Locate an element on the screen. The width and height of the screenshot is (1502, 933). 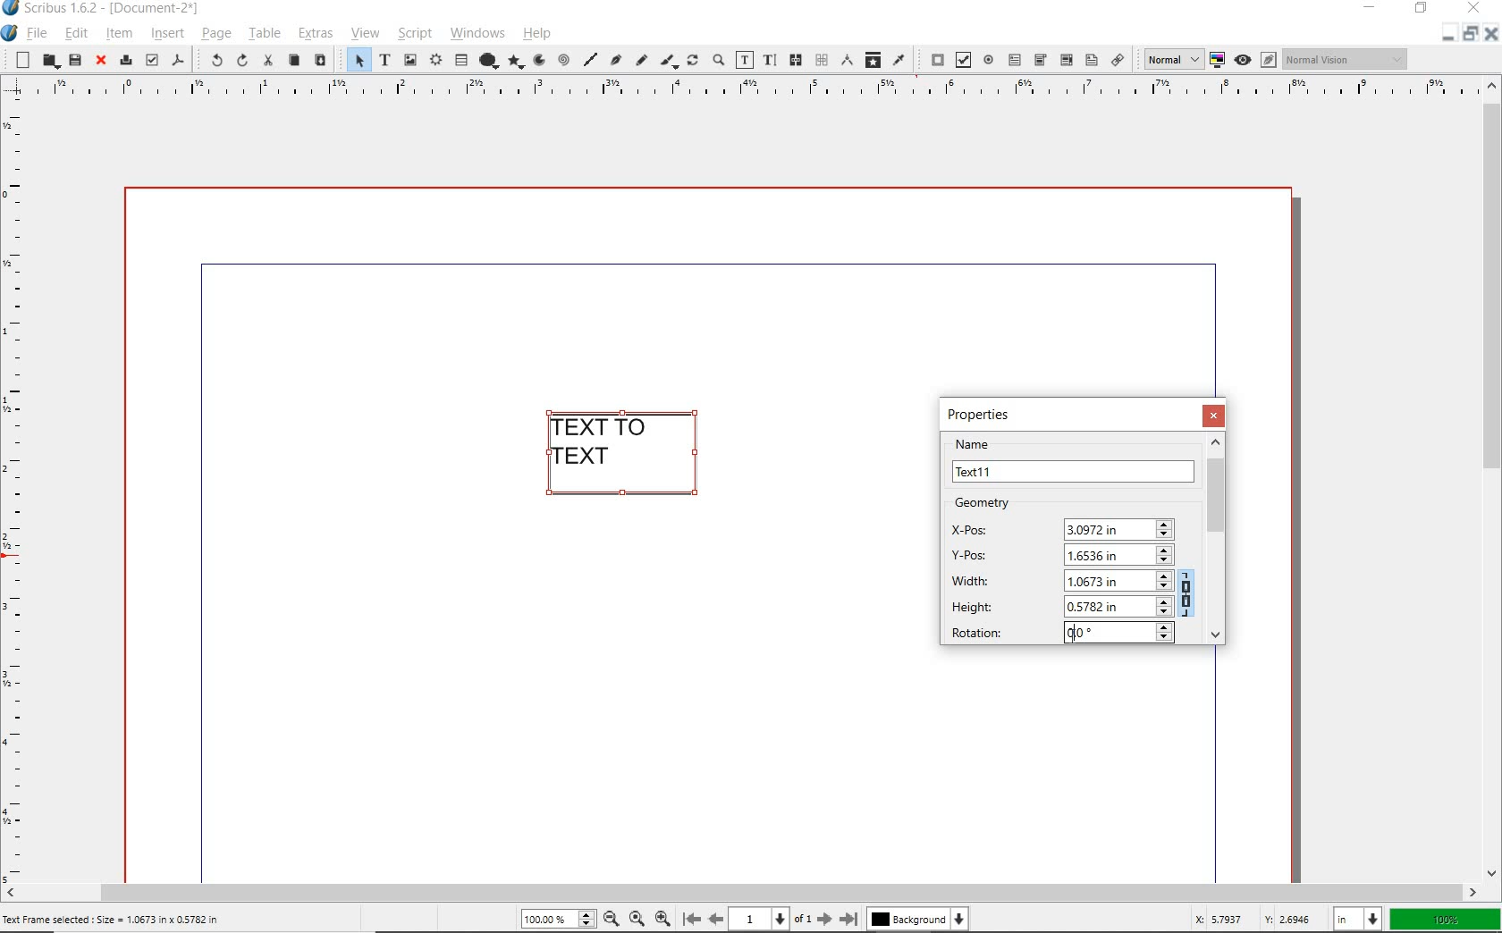
current page is located at coordinates (774, 919).